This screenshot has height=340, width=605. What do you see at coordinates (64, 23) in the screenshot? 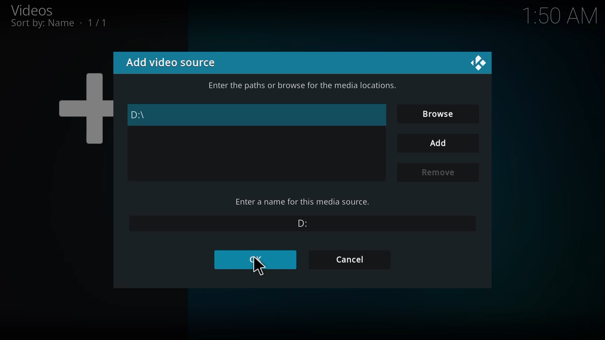
I see `sort by` at bounding box center [64, 23].